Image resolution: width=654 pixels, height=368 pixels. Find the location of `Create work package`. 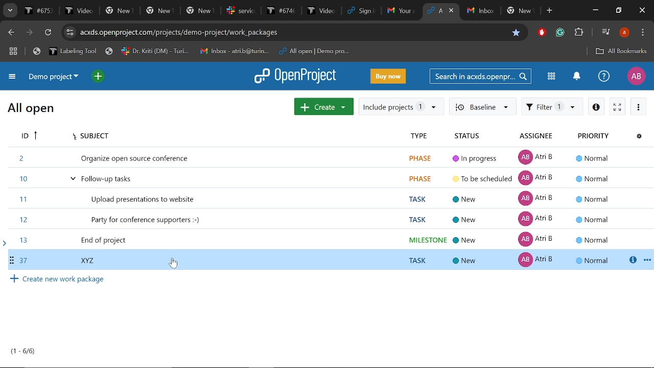

Create work package is located at coordinates (58, 279).